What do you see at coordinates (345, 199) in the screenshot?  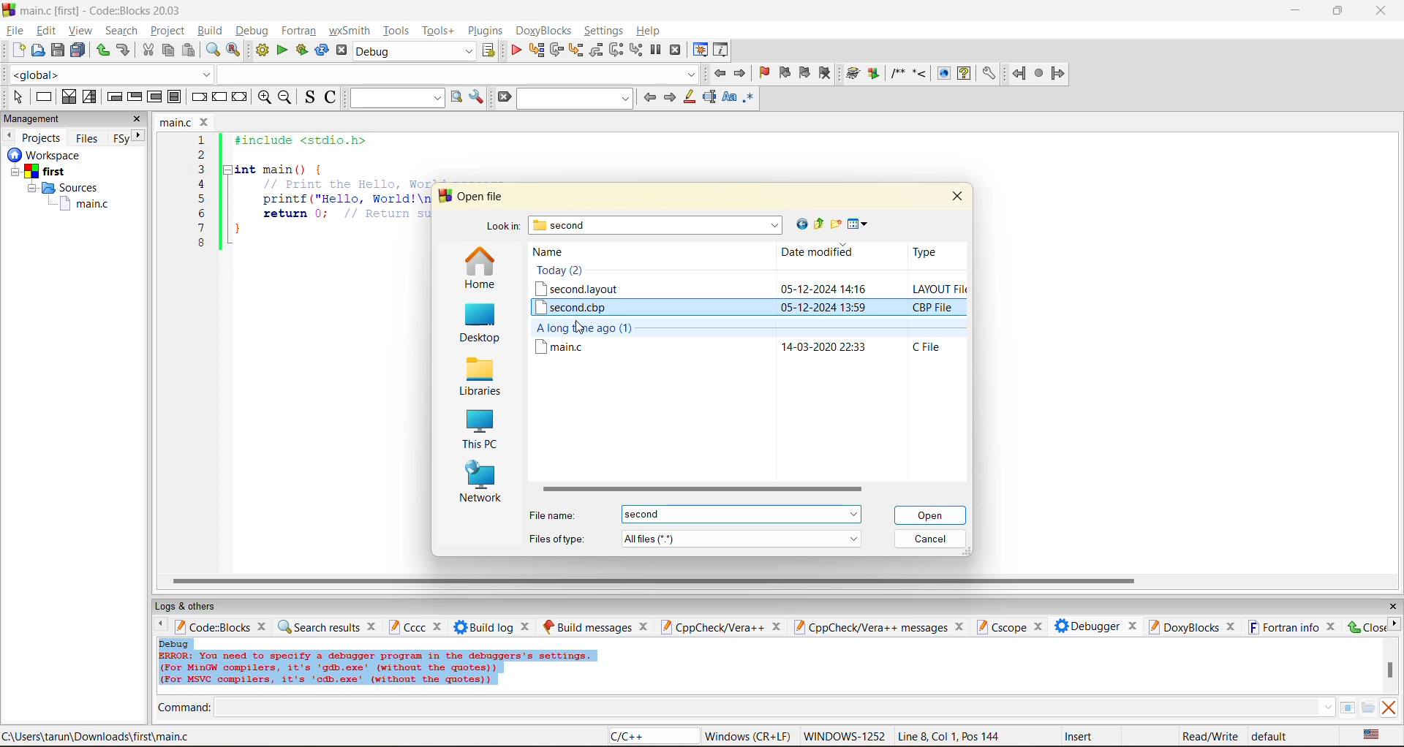 I see `printf("Hello, World!\n"` at bounding box center [345, 199].